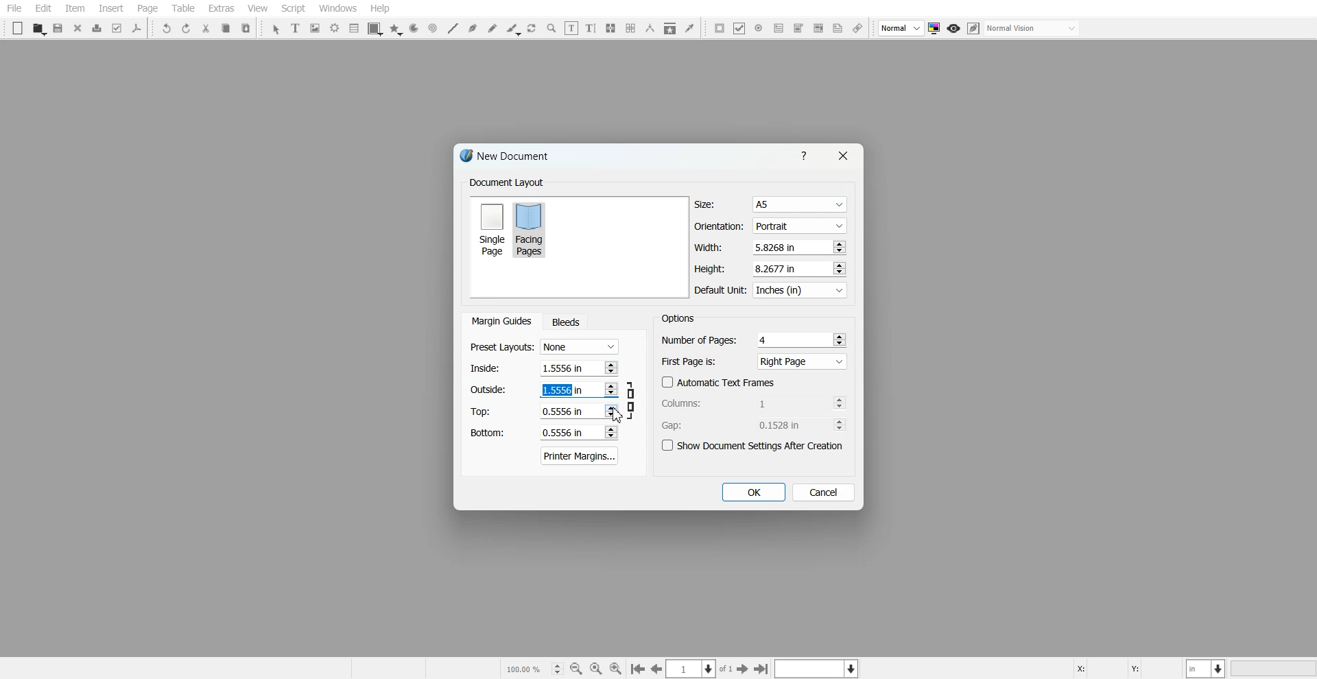 The image size is (1317, 679). Describe the element at coordinates (379, 8) in the screenshot. I see `Help` at that location.